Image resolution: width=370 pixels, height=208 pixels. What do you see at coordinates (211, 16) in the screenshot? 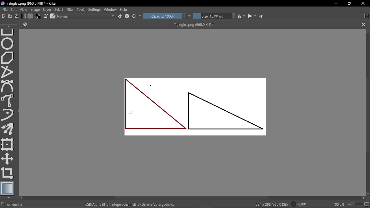
I see `Size: 10.00 px` at bounding box center [211, 16].